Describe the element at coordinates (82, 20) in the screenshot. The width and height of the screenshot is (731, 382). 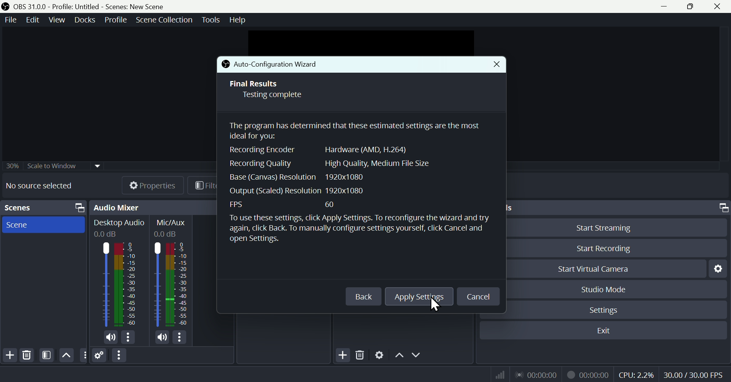
I see `Docks` at that location.